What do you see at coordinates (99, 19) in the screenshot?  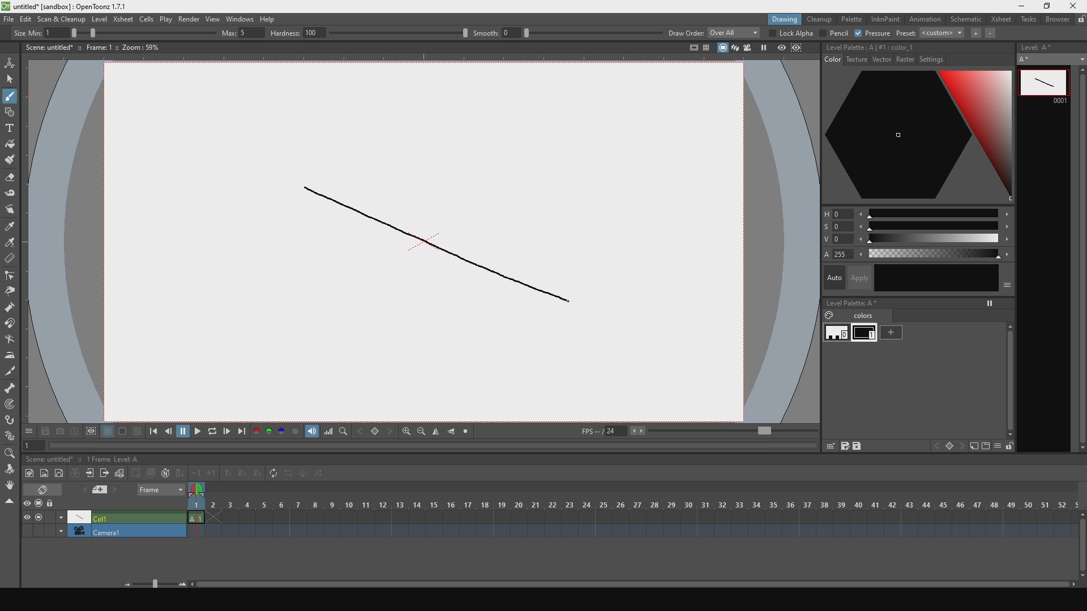 I see `level` at bounding box center [99, 19].